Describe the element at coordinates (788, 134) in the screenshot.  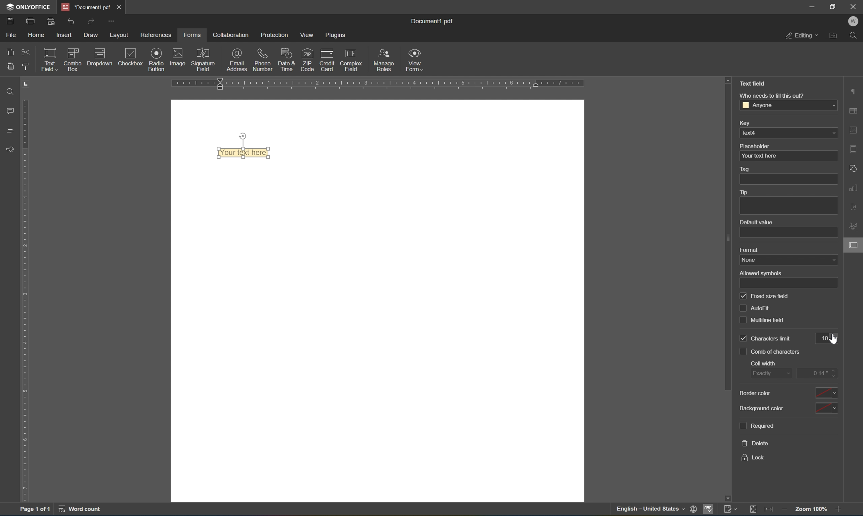
I see `text4` at that location.